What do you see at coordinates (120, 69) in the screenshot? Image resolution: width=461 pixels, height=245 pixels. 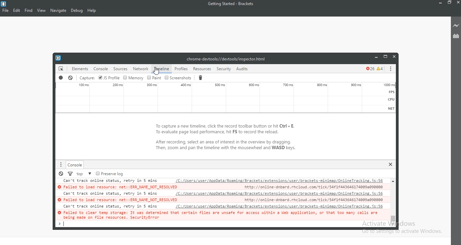 I see `sources` at bounding box center [120, 69].